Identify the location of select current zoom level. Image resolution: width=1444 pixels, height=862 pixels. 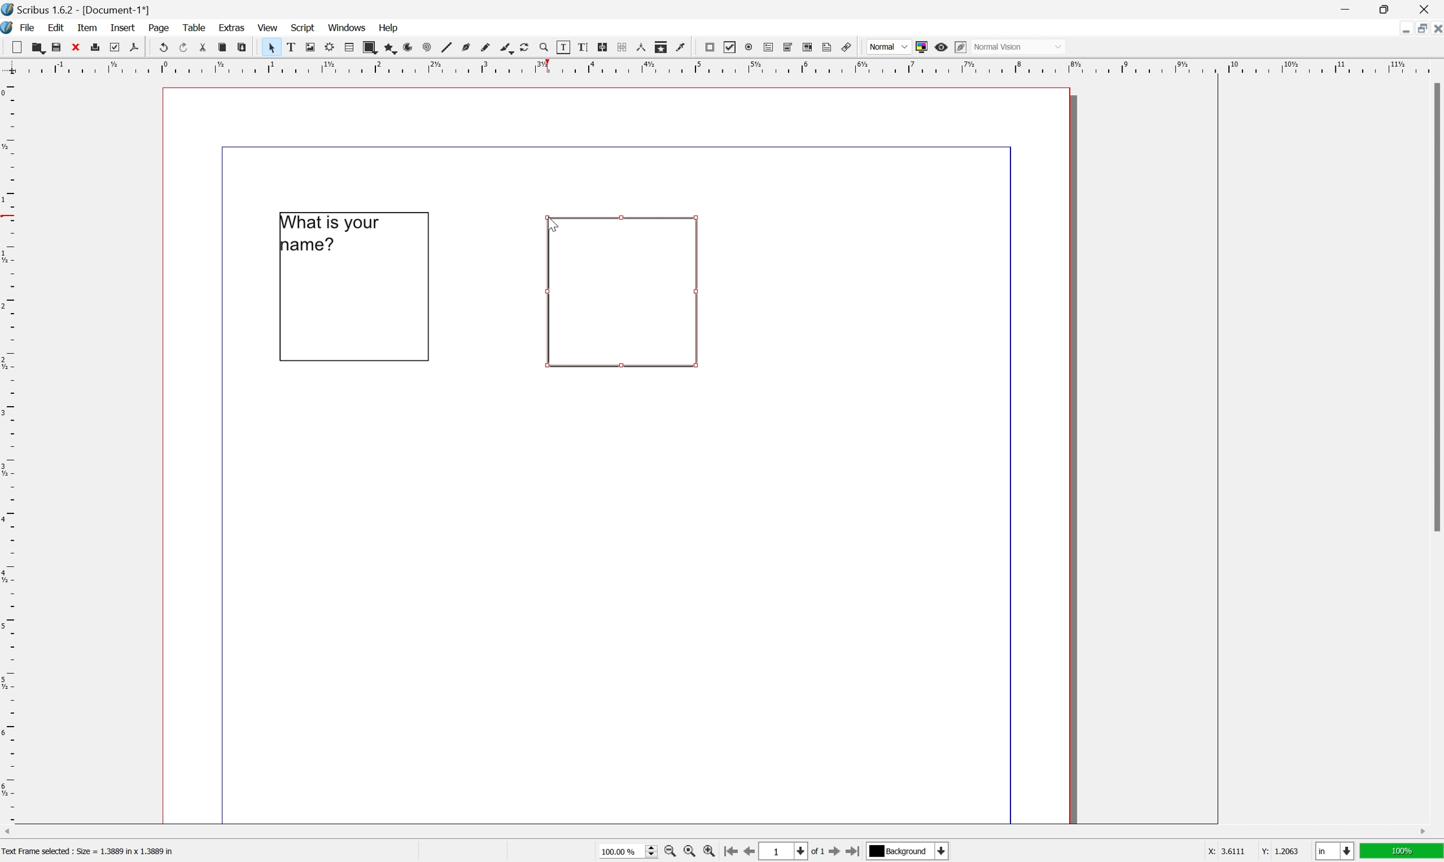
(629, 853).